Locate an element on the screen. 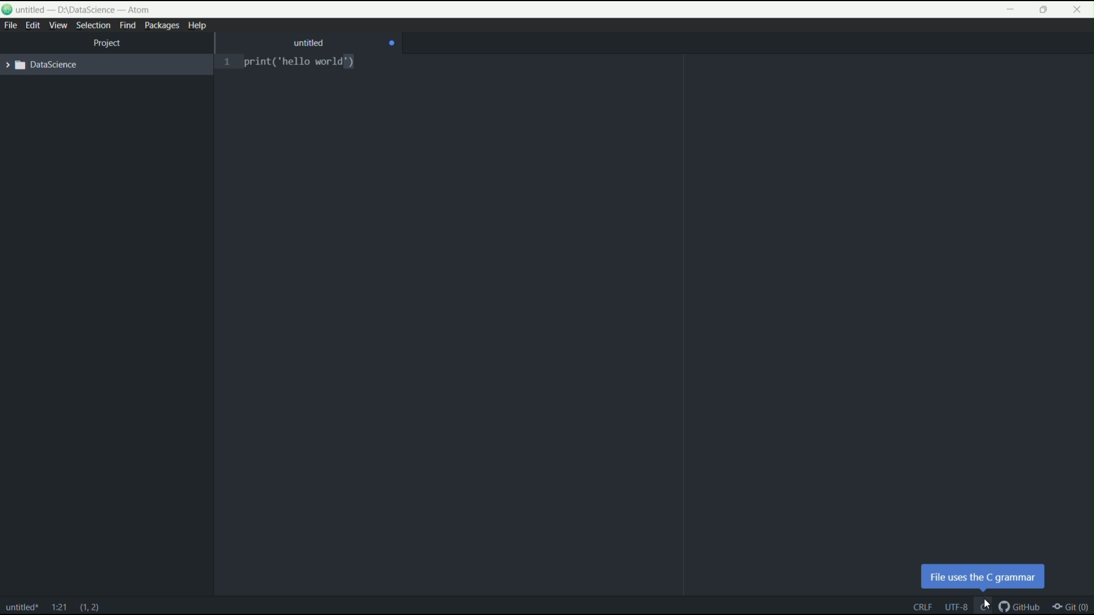  minimize is located at coordinates (1011, 10).